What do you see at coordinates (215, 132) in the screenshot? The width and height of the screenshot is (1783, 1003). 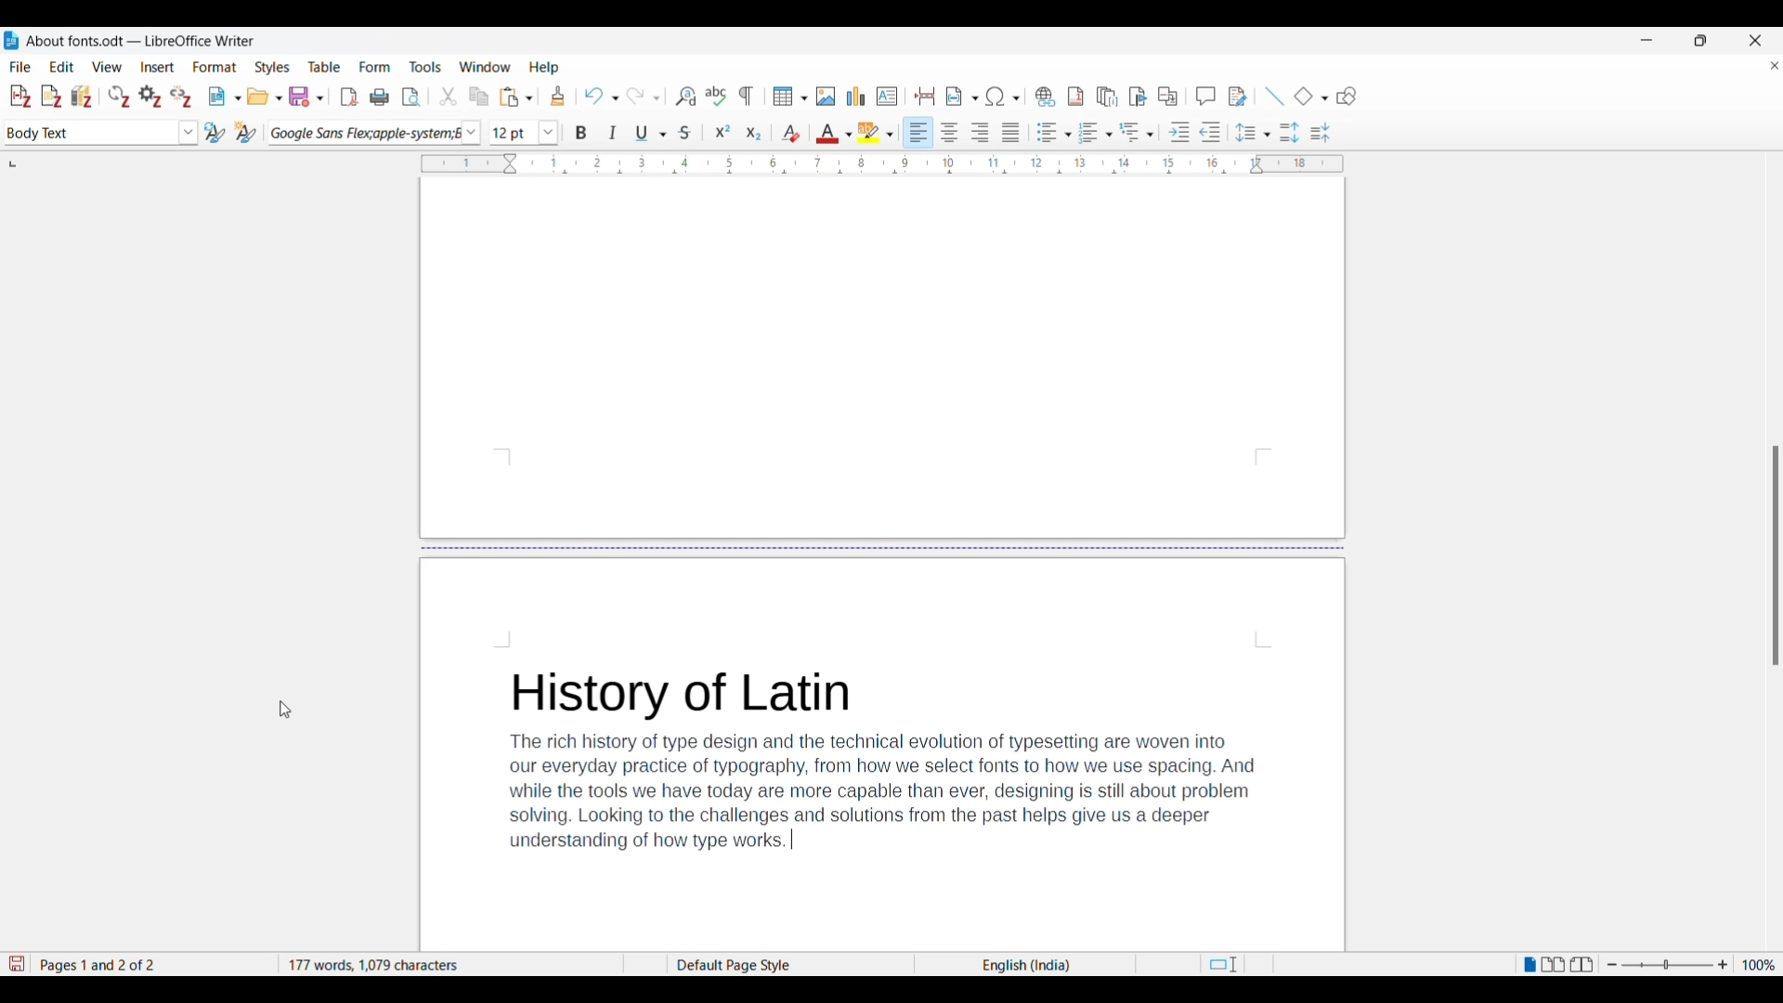 I see `Update selected style` at bounding box center [215, 132].